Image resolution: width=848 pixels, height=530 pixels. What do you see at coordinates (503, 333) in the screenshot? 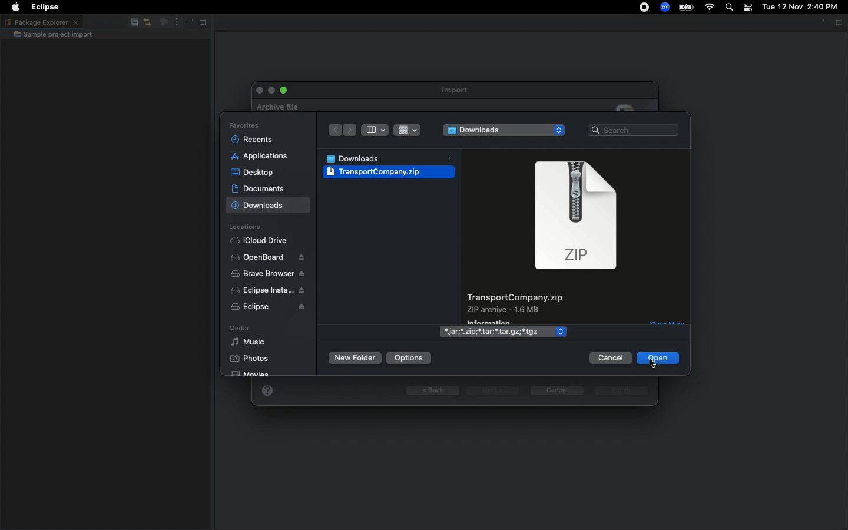
I see `“jar;zip;*tar;"targz;*tgz  O` at bounding box center [503, 333].